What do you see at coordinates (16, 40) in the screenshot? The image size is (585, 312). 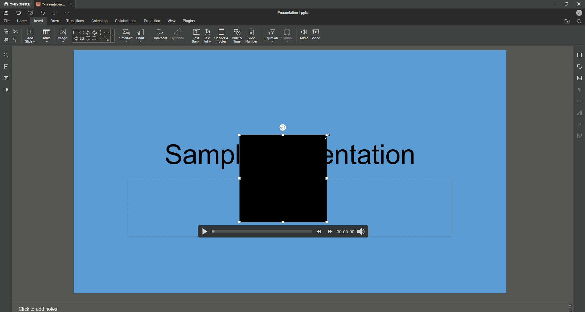 I see `Choose Styling` at bounding box center [16, 40].